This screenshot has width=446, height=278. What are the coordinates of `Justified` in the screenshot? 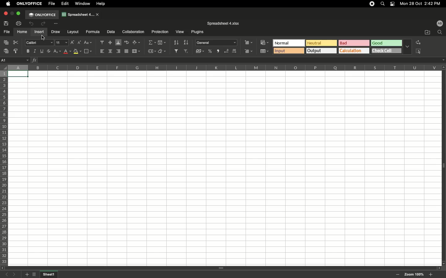 It's located at (127, 51).